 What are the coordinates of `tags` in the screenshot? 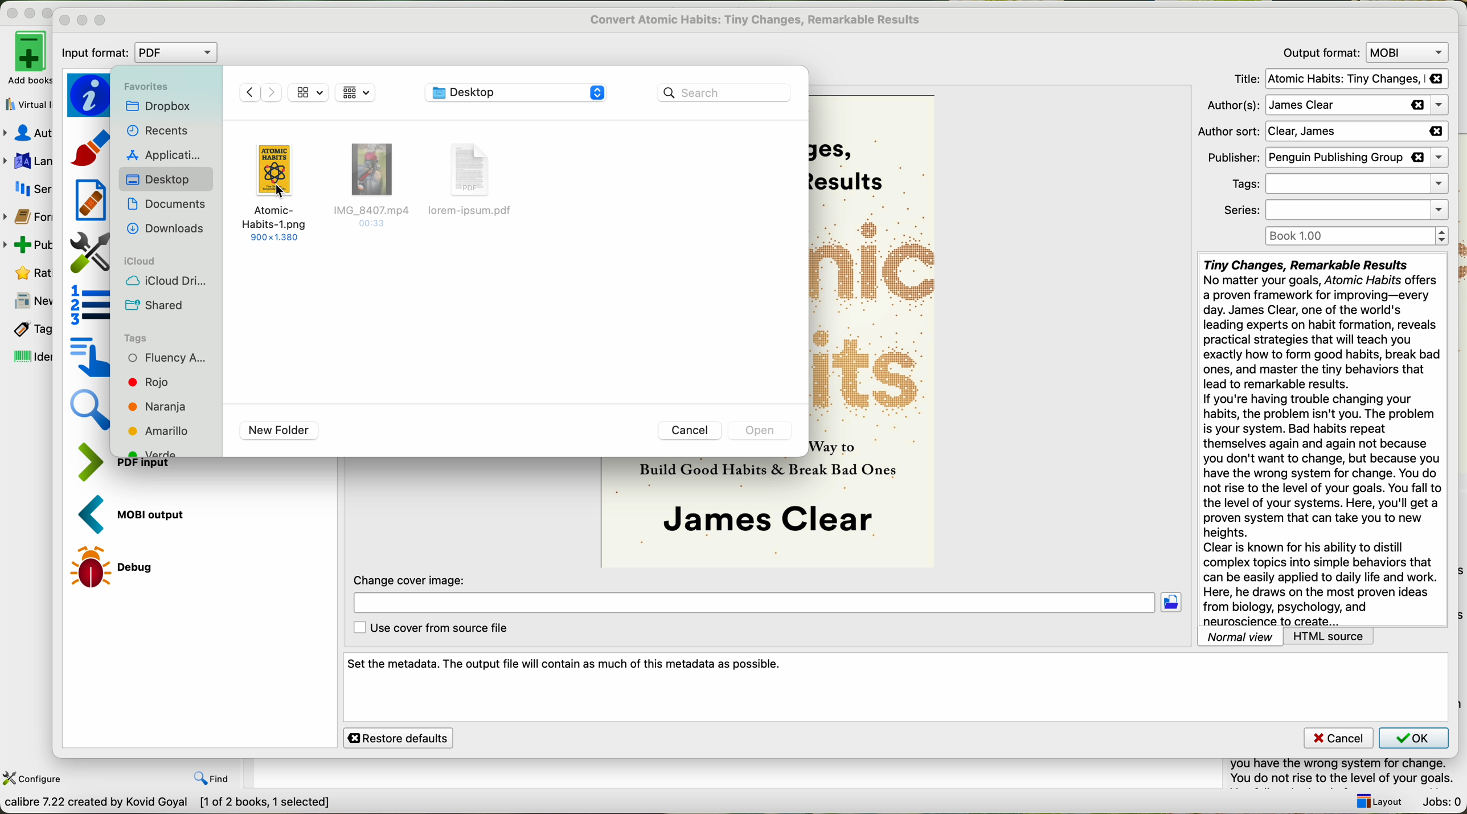 It's located at (140, 338).